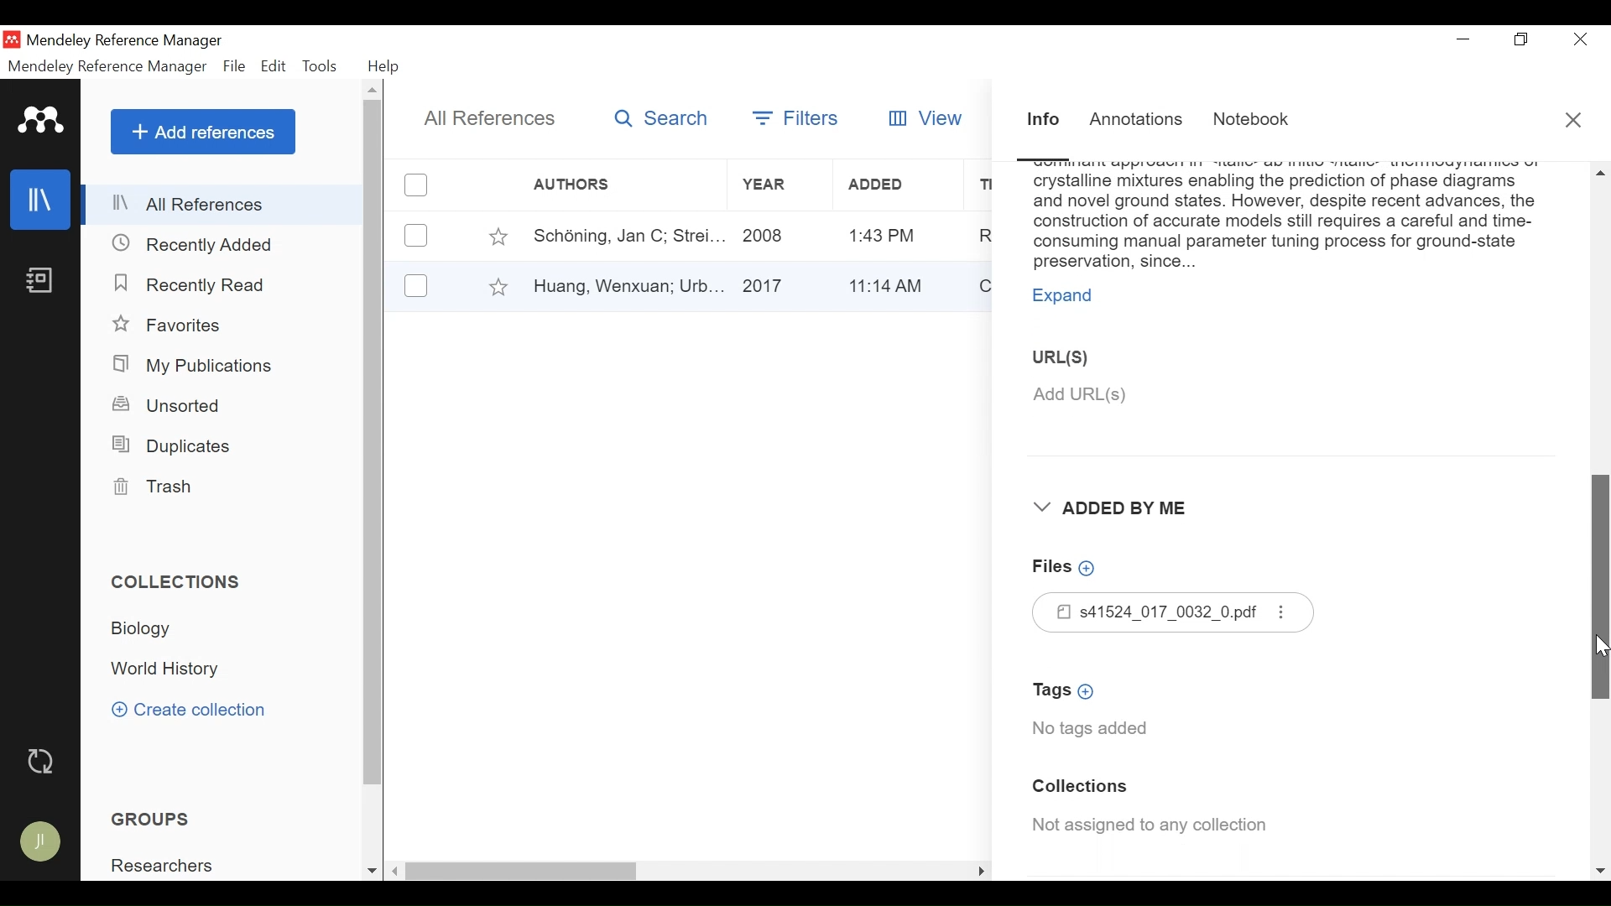 This screenshot has height=906, width=1611. I want to click on Added, so click(894, 235).